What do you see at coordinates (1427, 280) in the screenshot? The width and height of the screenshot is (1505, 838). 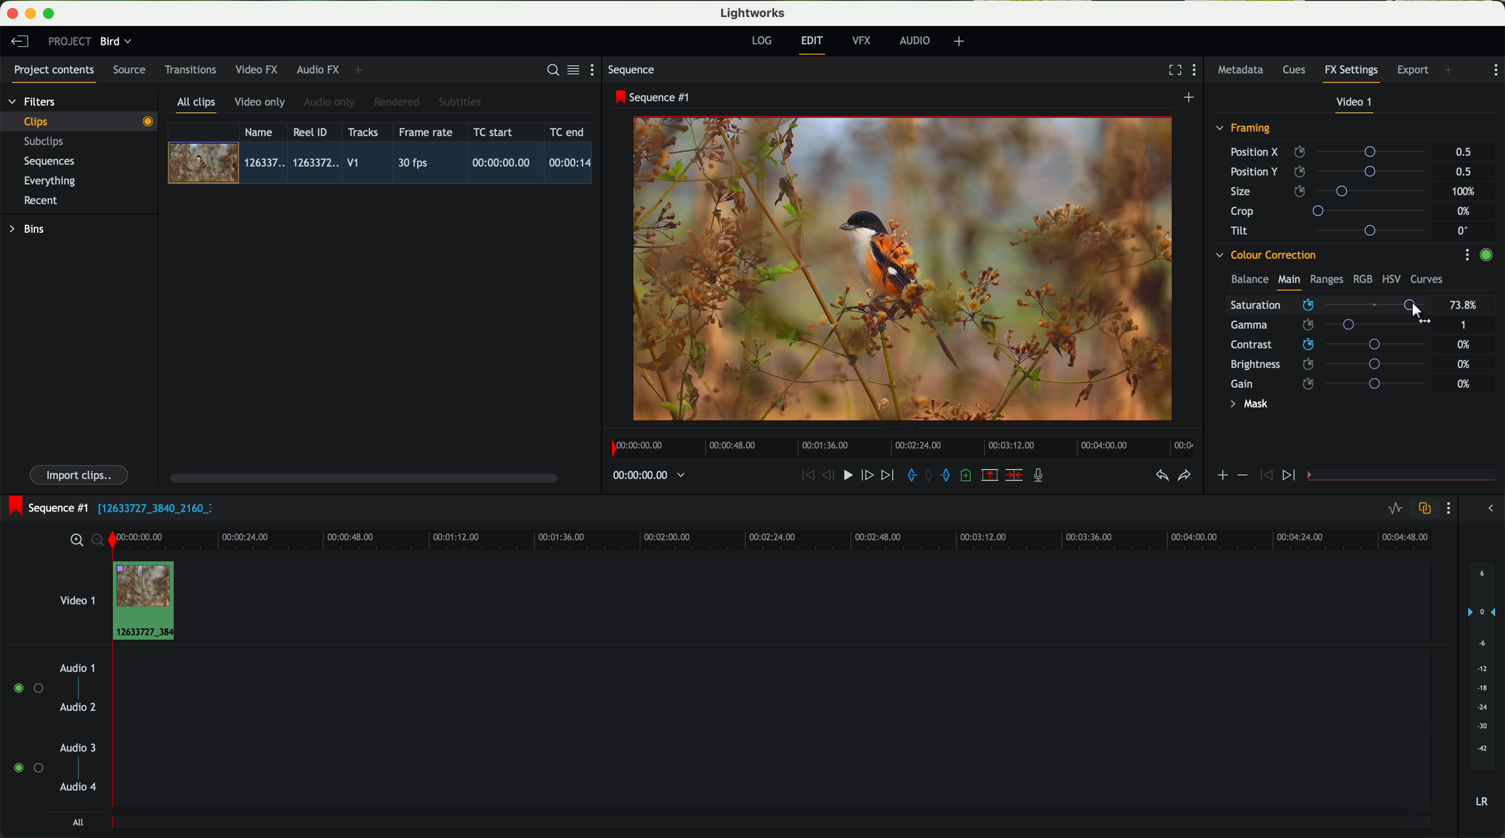 I see `curves` at bounding box center [1427, 280].